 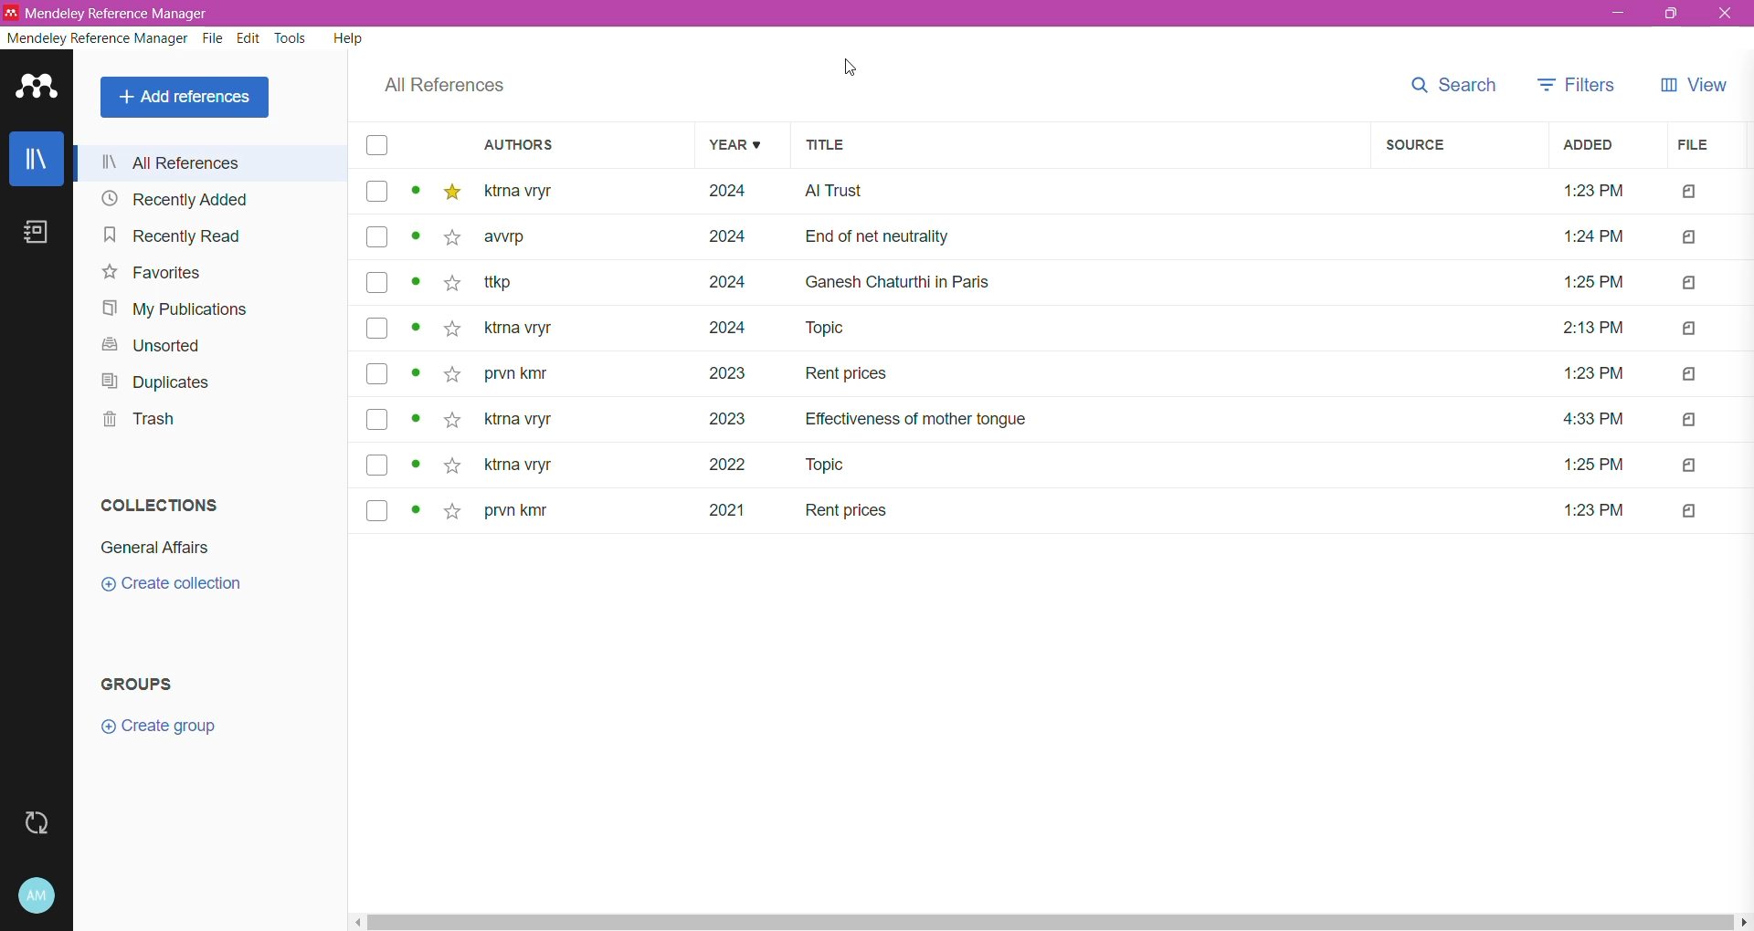 What do you see at coordinates (453, 329) in the screenshot?
I see `click to add to favorites` at bounding box center [453, 329].